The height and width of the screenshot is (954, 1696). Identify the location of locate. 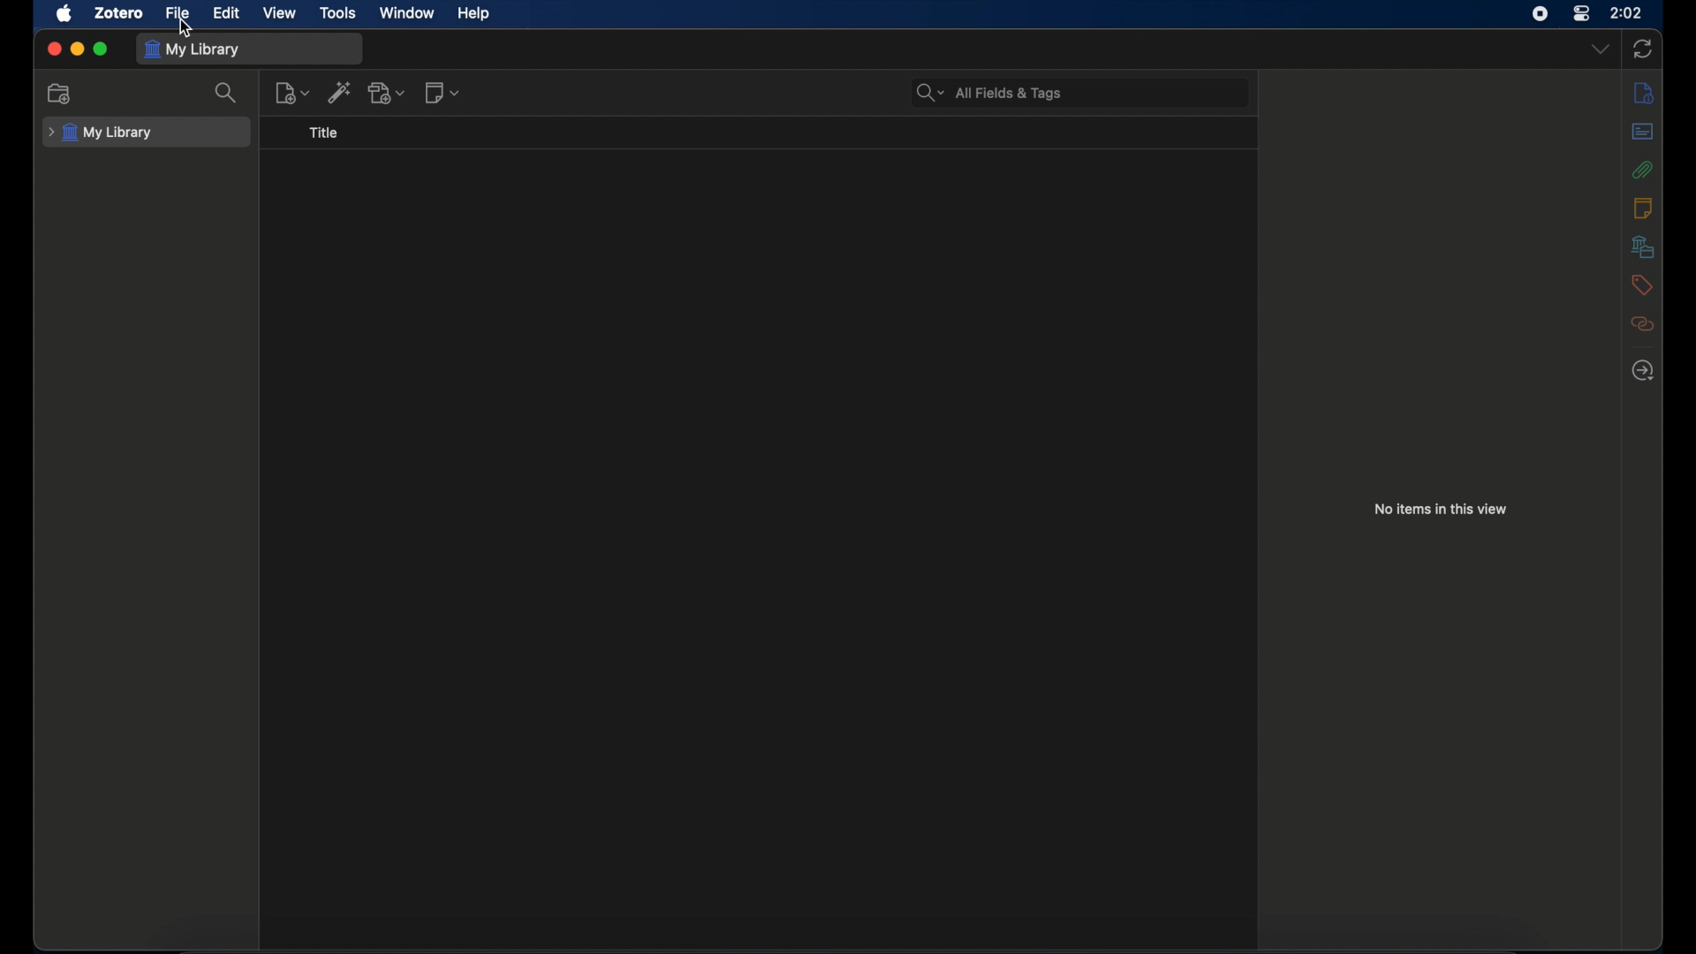
(1645, 370).